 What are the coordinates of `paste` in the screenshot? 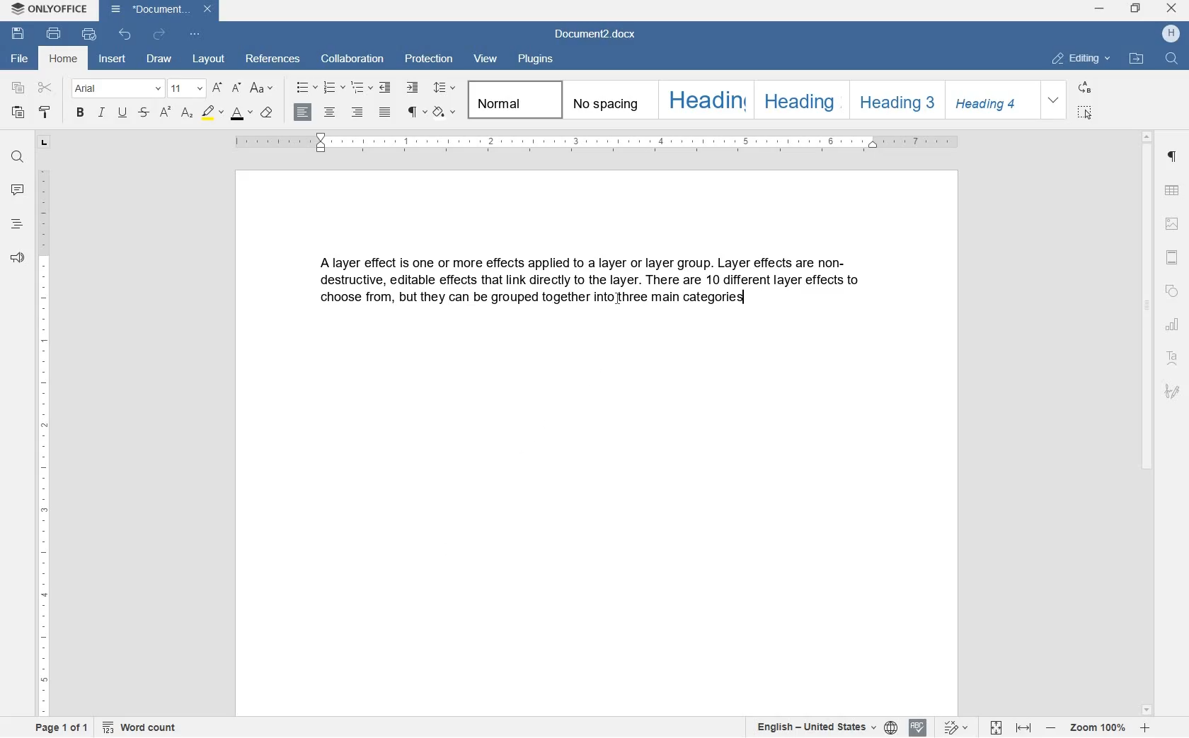 It's located at (18, 114).